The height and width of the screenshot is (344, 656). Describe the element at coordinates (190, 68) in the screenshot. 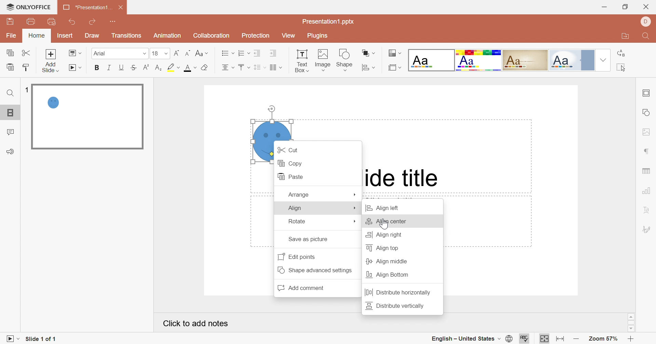

I see `Font color` at that location.